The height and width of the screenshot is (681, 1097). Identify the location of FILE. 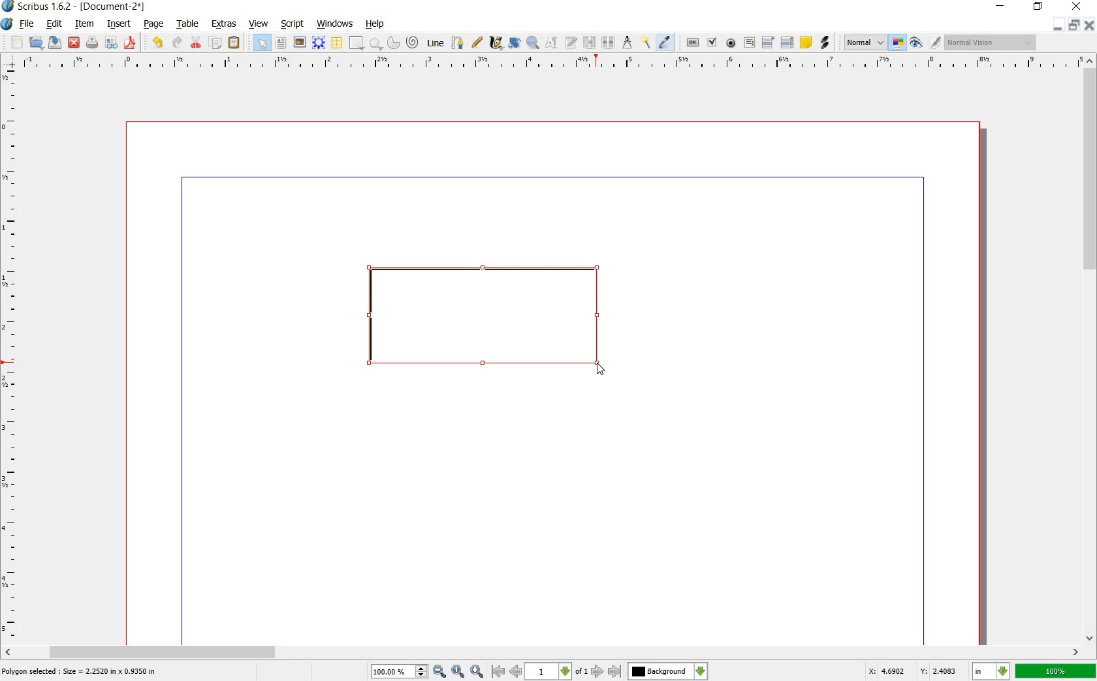
(27, 25).